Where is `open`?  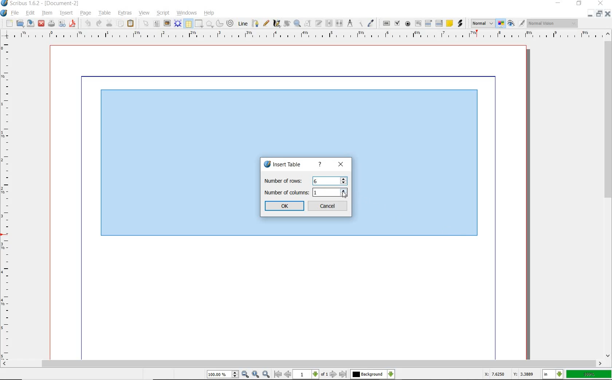 open is located at coordinates (20, 24).